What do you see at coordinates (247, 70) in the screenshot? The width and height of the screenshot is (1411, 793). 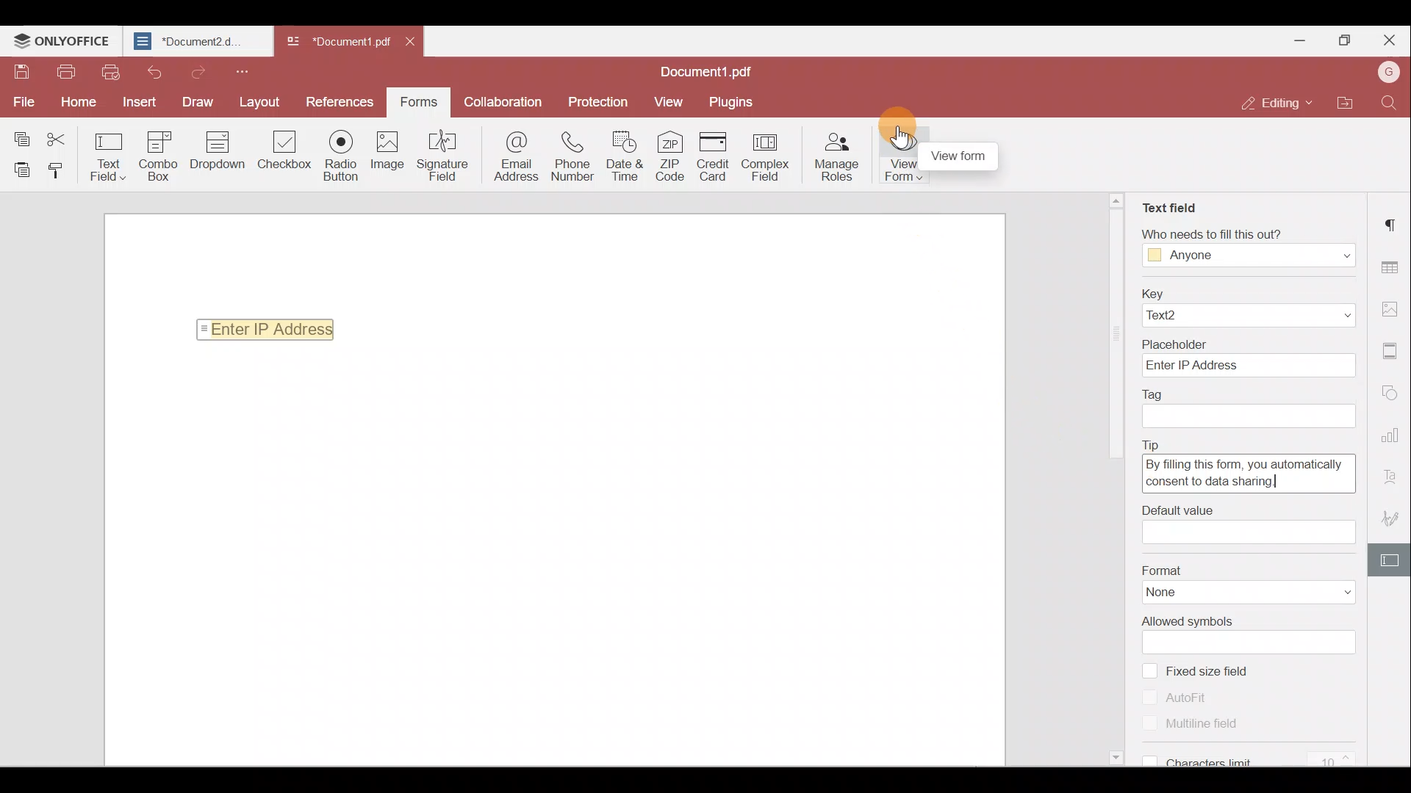 I see `Customize quick access toolbar` at bounding box center [247, 70].